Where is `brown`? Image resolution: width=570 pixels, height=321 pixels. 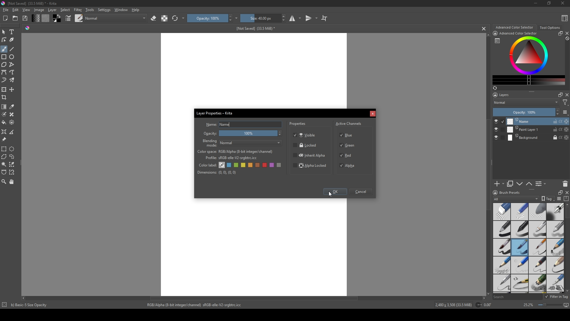
brown is located at coordinates (258, 165).